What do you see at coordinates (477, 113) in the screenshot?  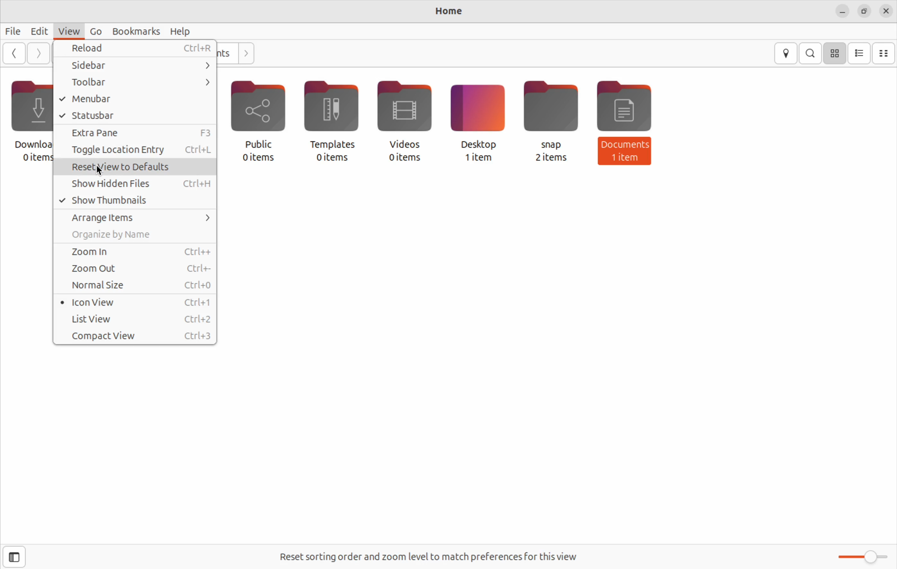 I see `Desktop` at bounding box center [477, 113].